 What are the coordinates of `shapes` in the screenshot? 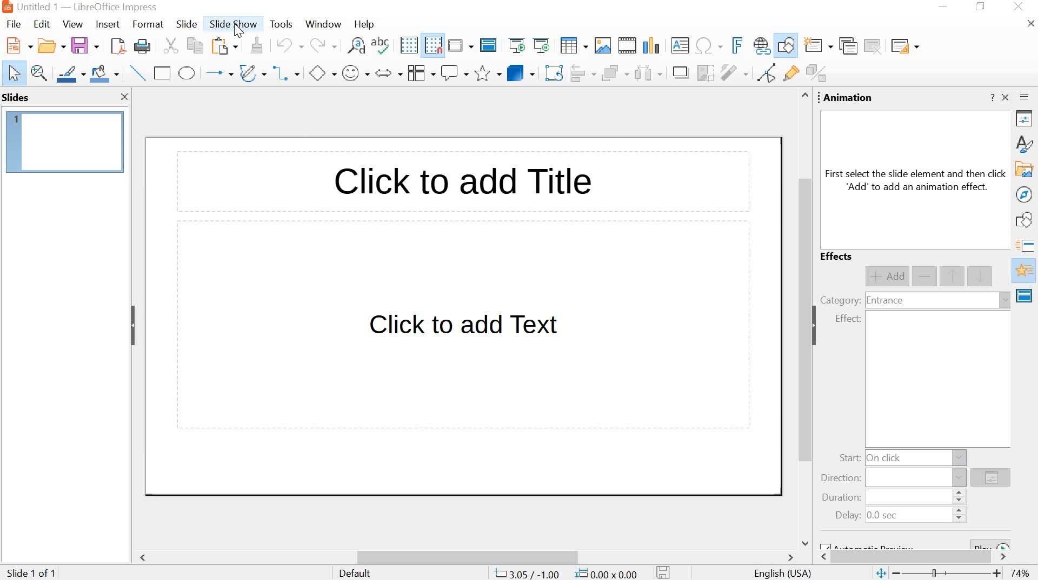 It's located at (1026, 221).